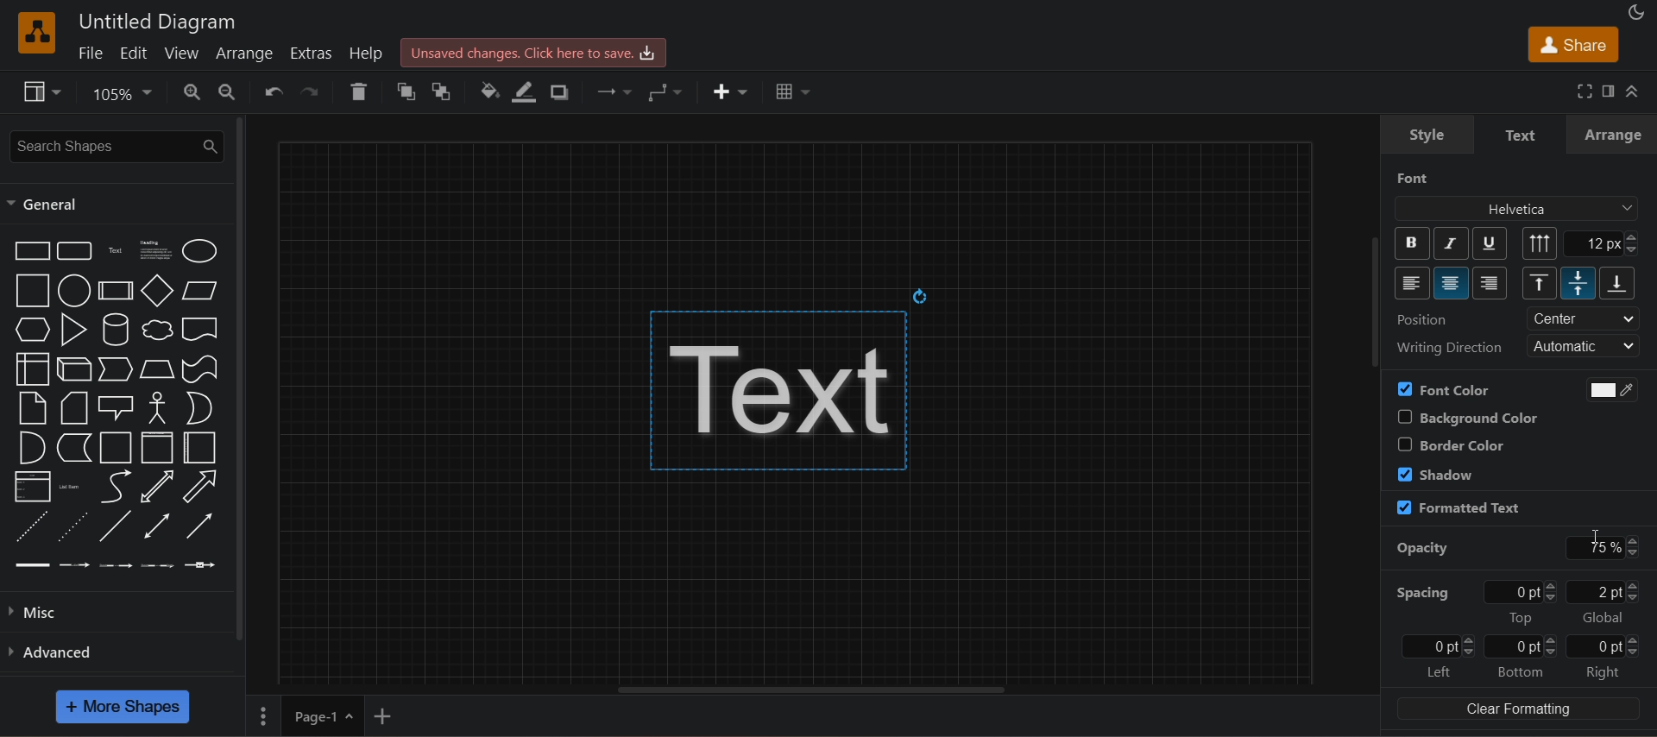  What do you see at coordinates (1572, 44) in the screenshot?
I see `share` at bounding box center [1572, 44].